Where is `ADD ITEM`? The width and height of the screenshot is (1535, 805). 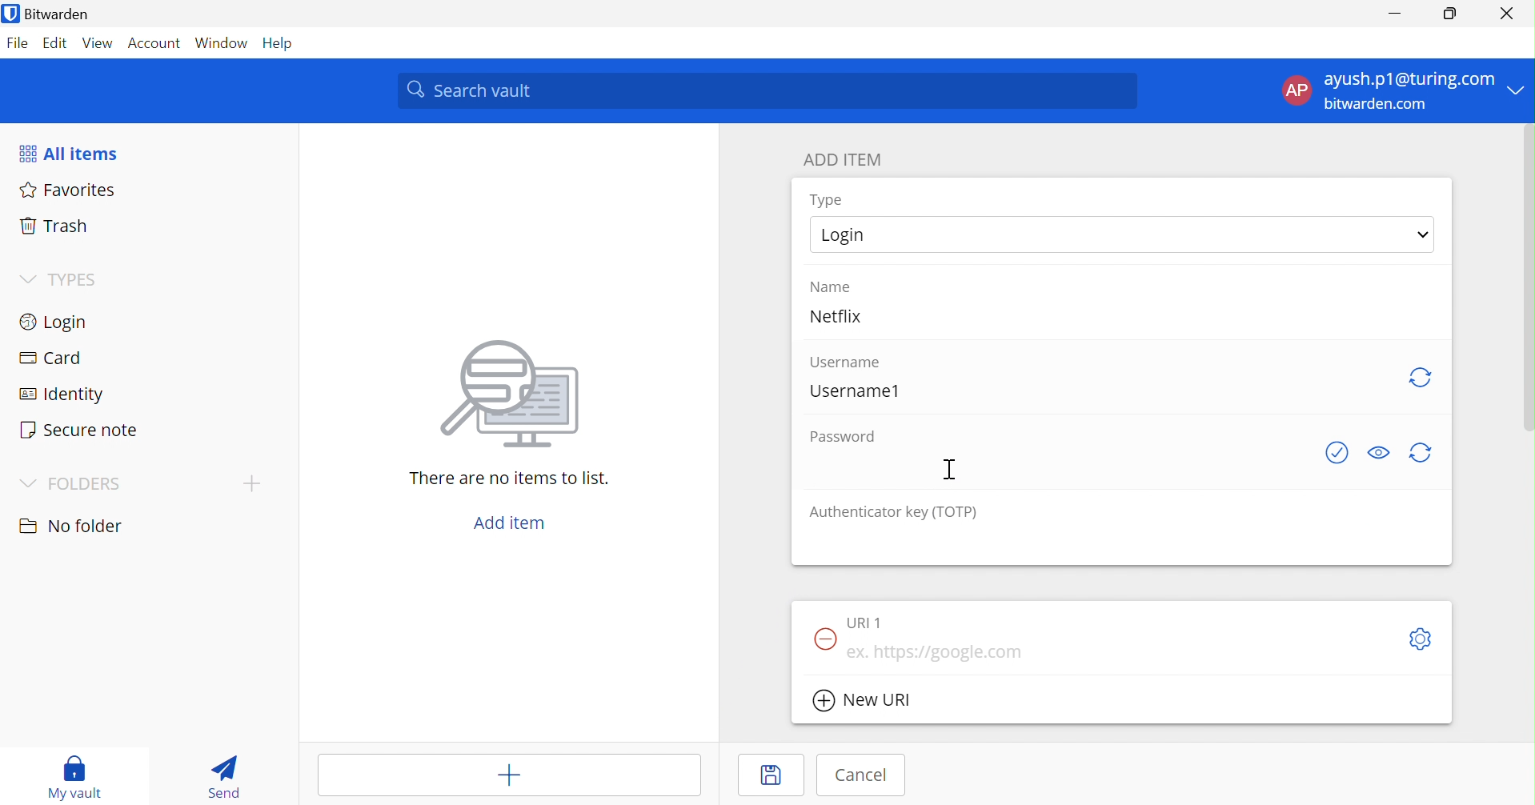
ADD ITEM is located at coordinates (841, 159).